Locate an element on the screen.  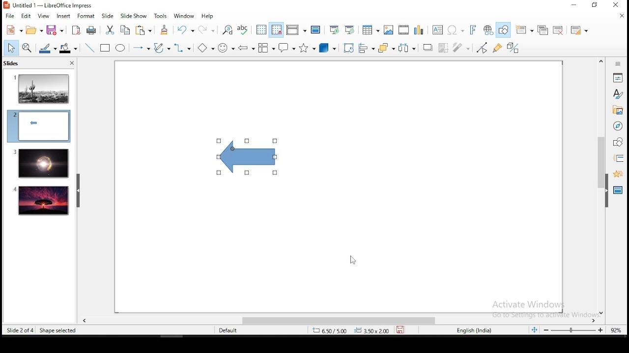
toggle extrusiuon is located at coordinates (514, 48).